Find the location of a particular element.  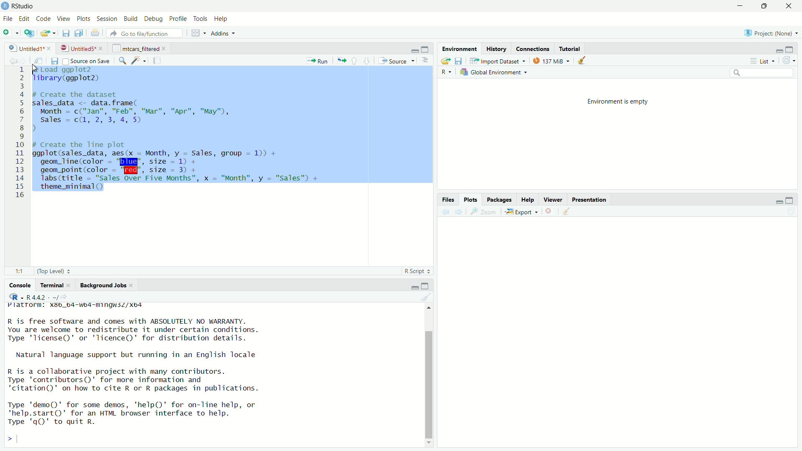

view is located at coordinates (63, 19).